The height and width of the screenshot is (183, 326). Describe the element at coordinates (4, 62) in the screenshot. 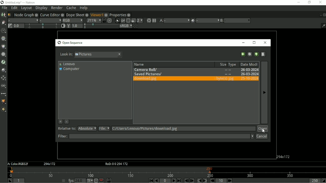

I see `Keyer` at that location.